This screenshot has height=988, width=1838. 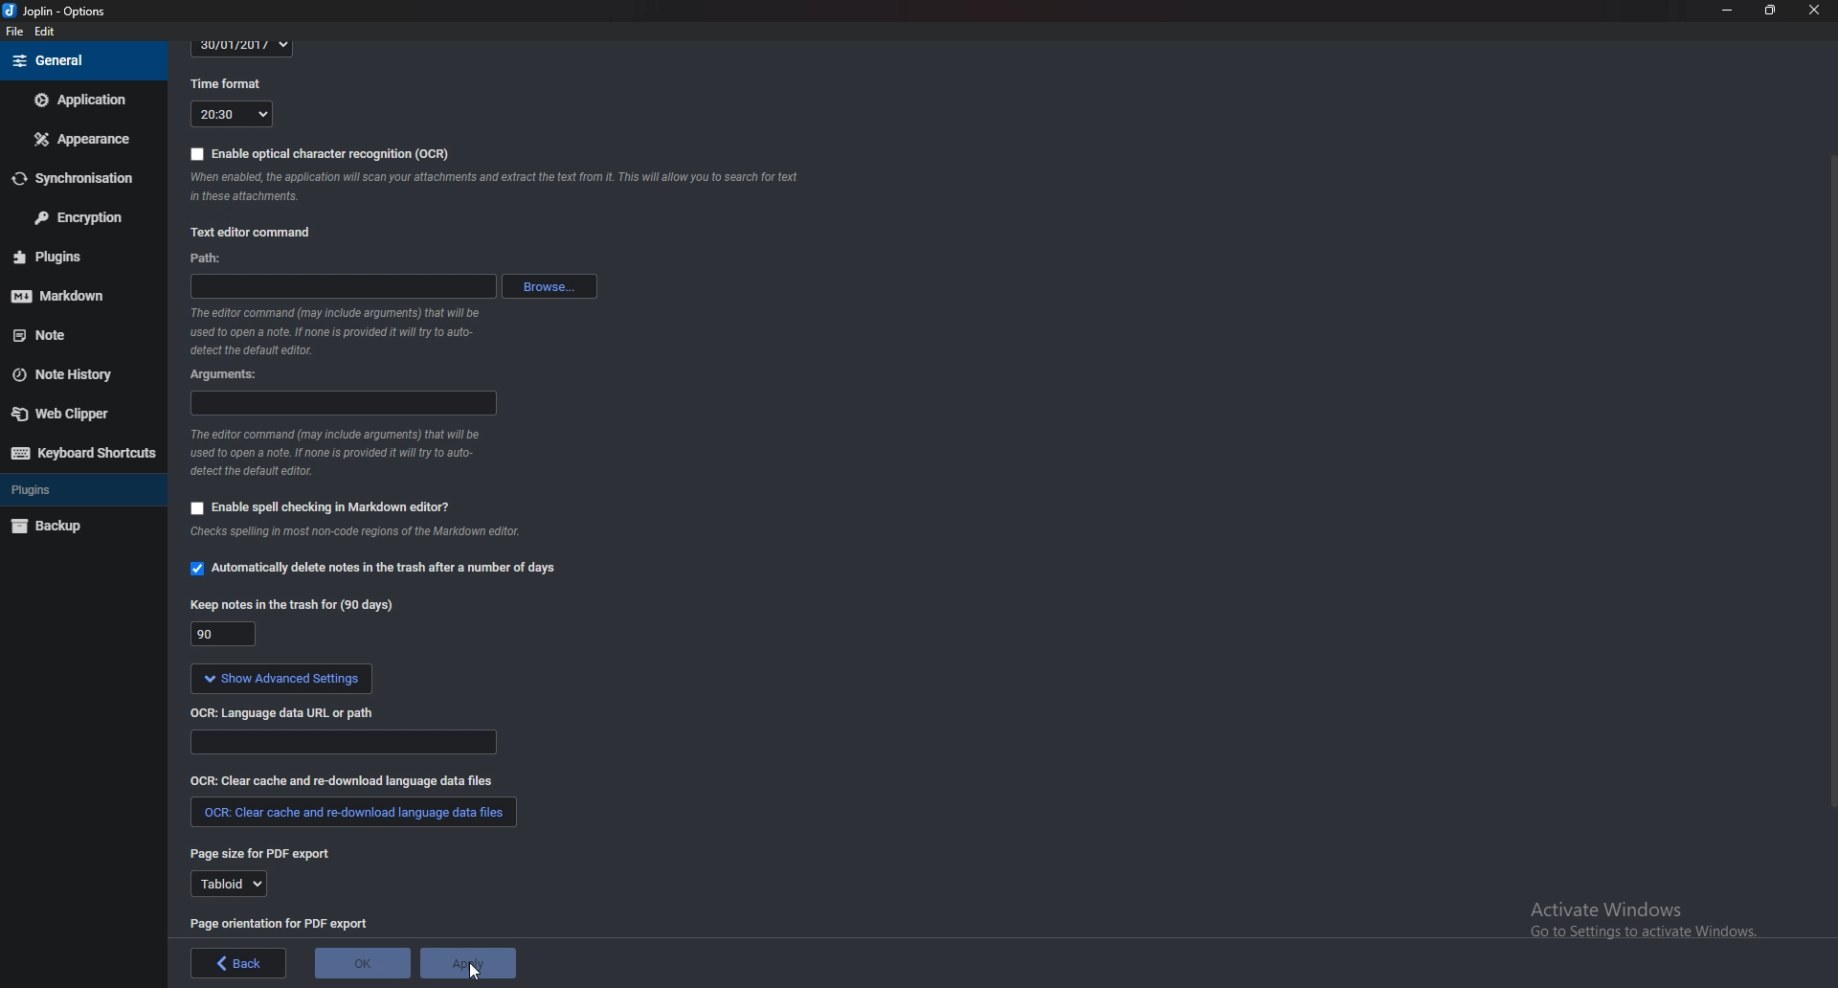 I want to click on general, so click(x=81, y=61).